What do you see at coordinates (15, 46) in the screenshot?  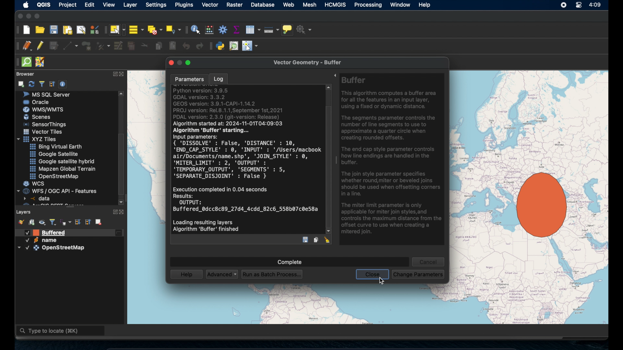 I see `digitizing toolbar` at bounding box center [15, 46].